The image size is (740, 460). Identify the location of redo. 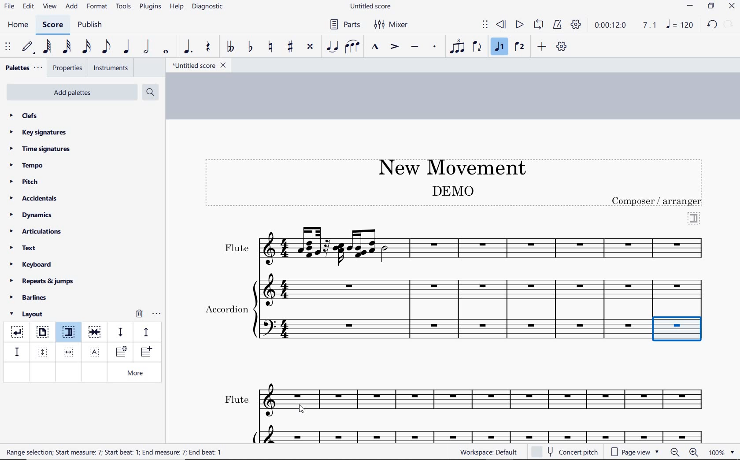
(712, 24).